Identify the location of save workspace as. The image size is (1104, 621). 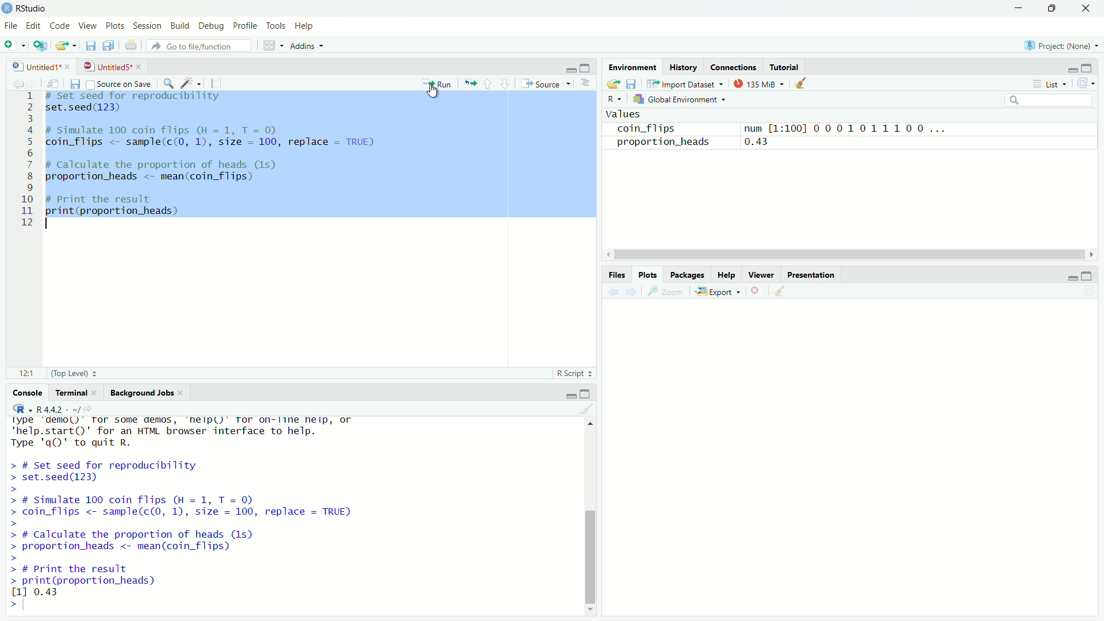
(633, 84).